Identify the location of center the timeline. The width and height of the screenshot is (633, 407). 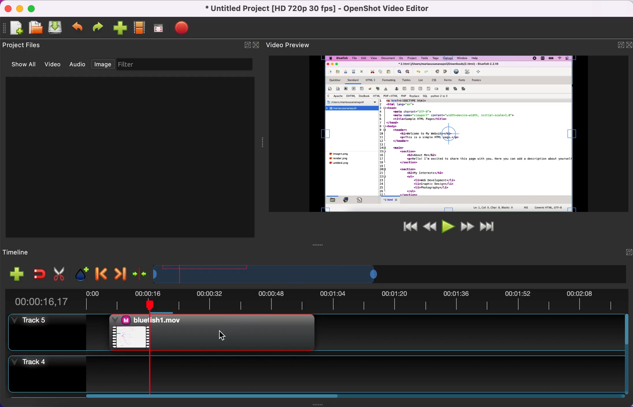
(138, 272).